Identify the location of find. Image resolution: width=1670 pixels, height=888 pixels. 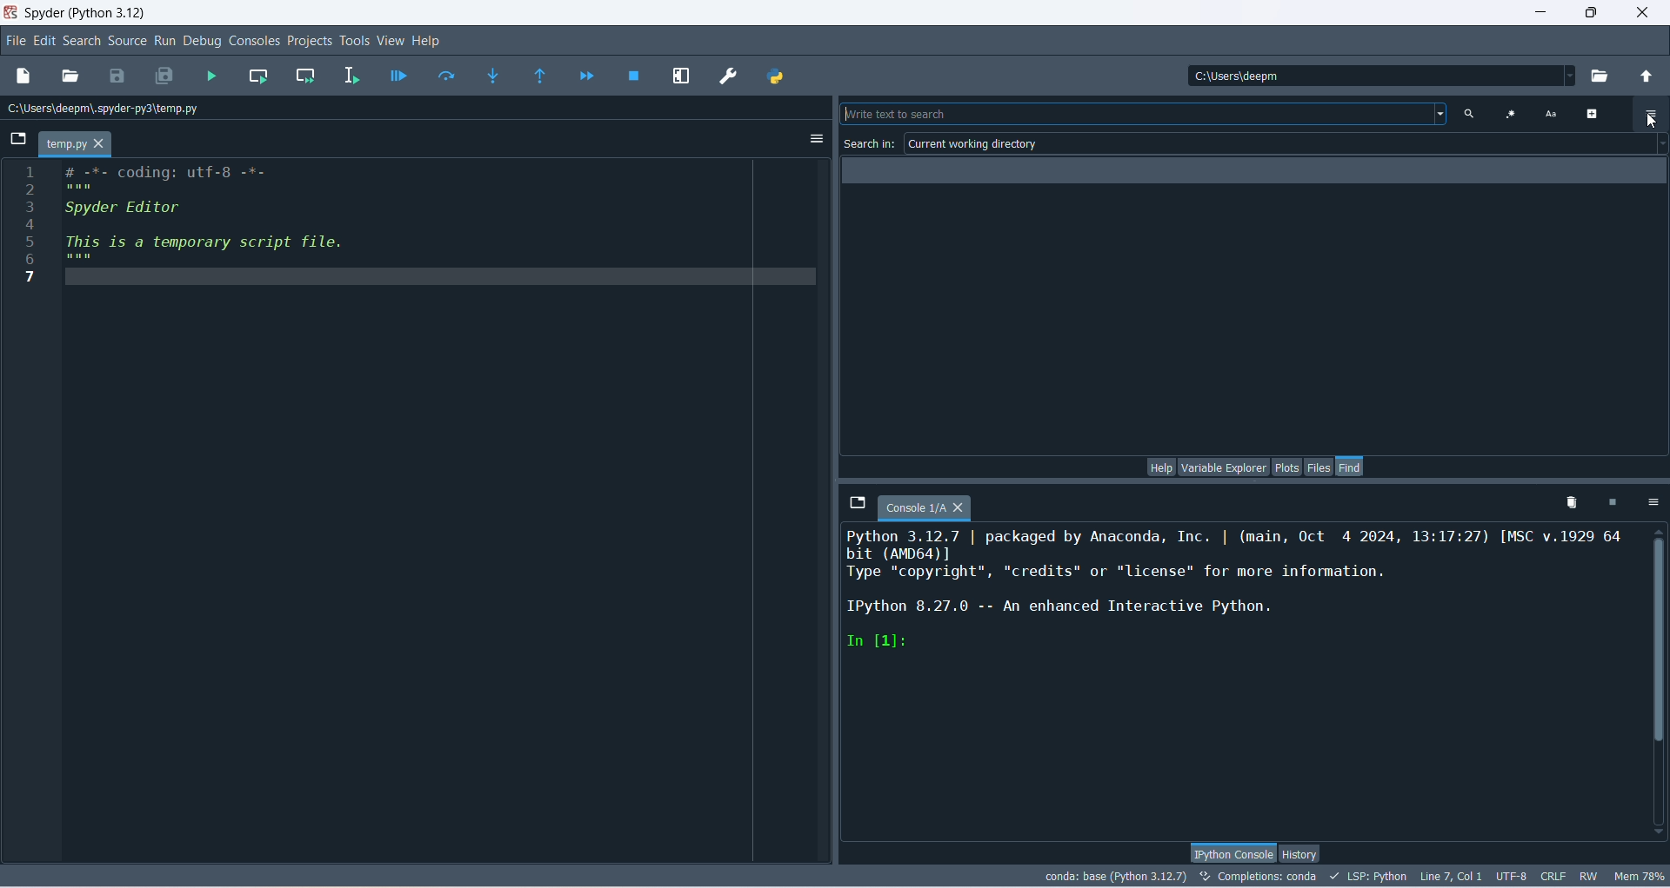
(1351, 466).